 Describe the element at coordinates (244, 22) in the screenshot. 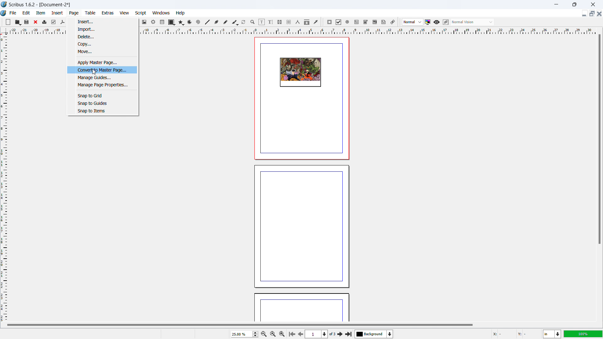

I see `rotate item` at that location.